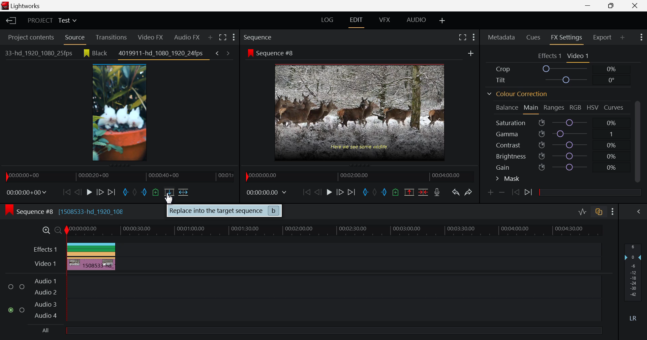  Describe the element at coordinates (531, 108) in the screenshot. I see `Main Tab Open` at that location.